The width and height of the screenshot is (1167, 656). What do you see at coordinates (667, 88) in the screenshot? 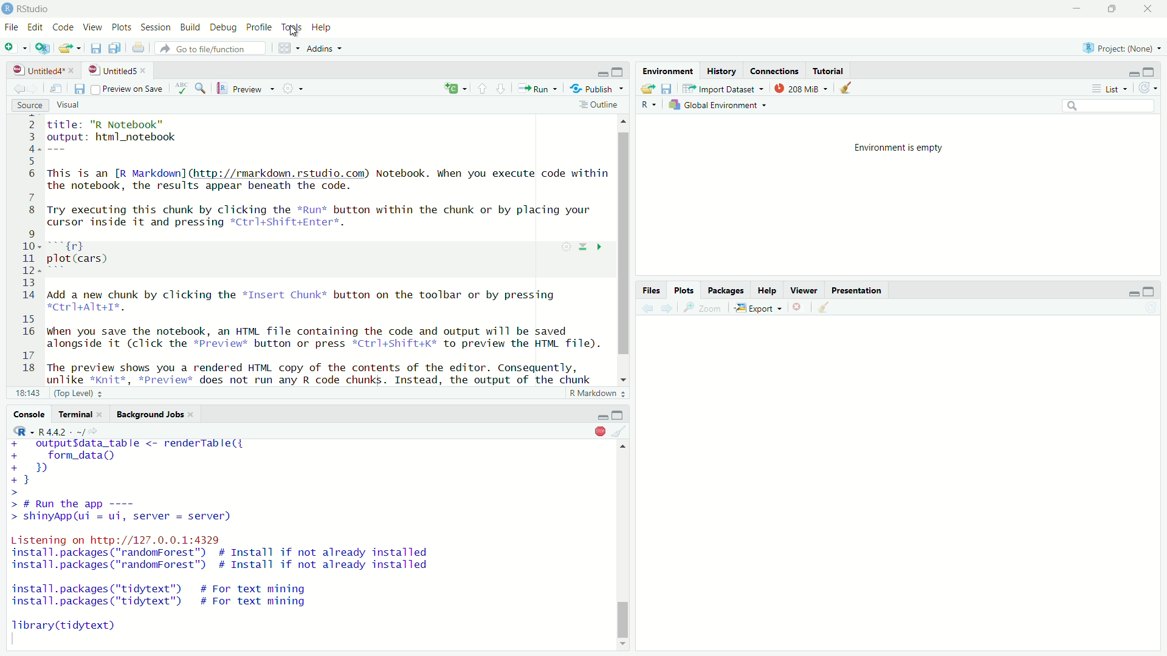
I see `save workspace` at bounding box center [667, 88].